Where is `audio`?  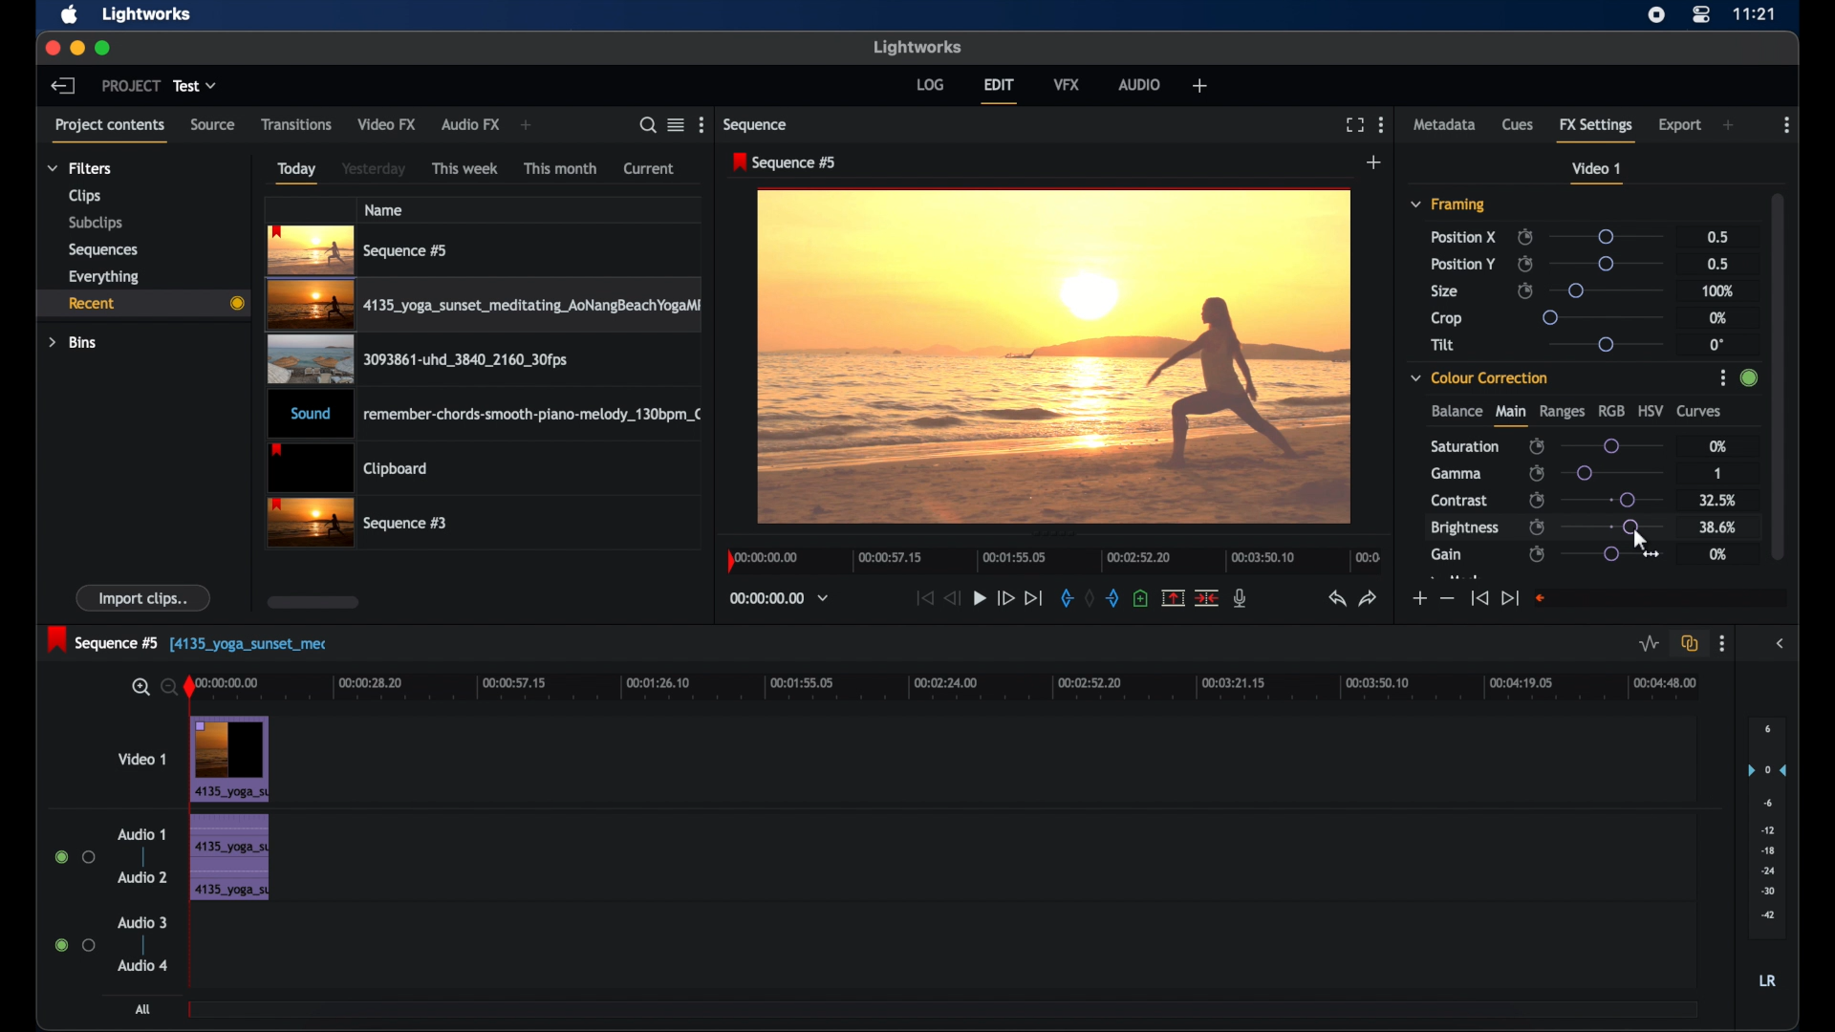 audio is located at coordinates (1140, 84).